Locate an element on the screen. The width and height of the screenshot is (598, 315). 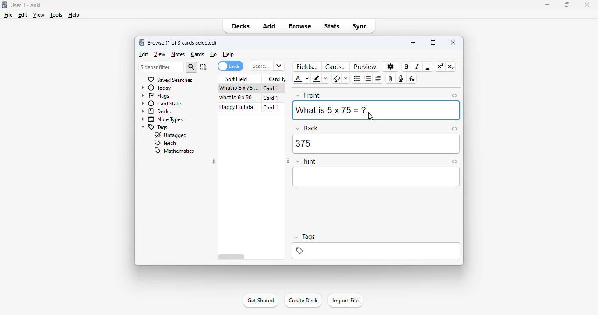
leech is located at coordinates (165, 143).